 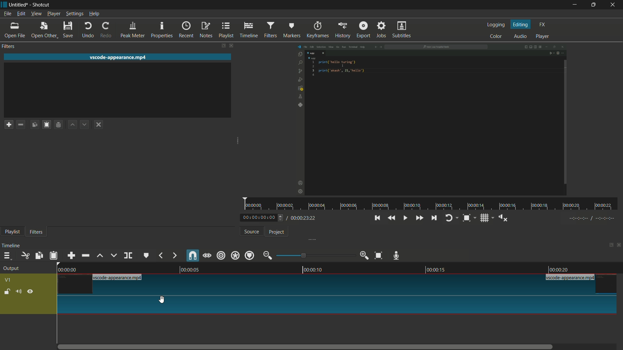 I want to click on help menu, so click(x=95, y=14).